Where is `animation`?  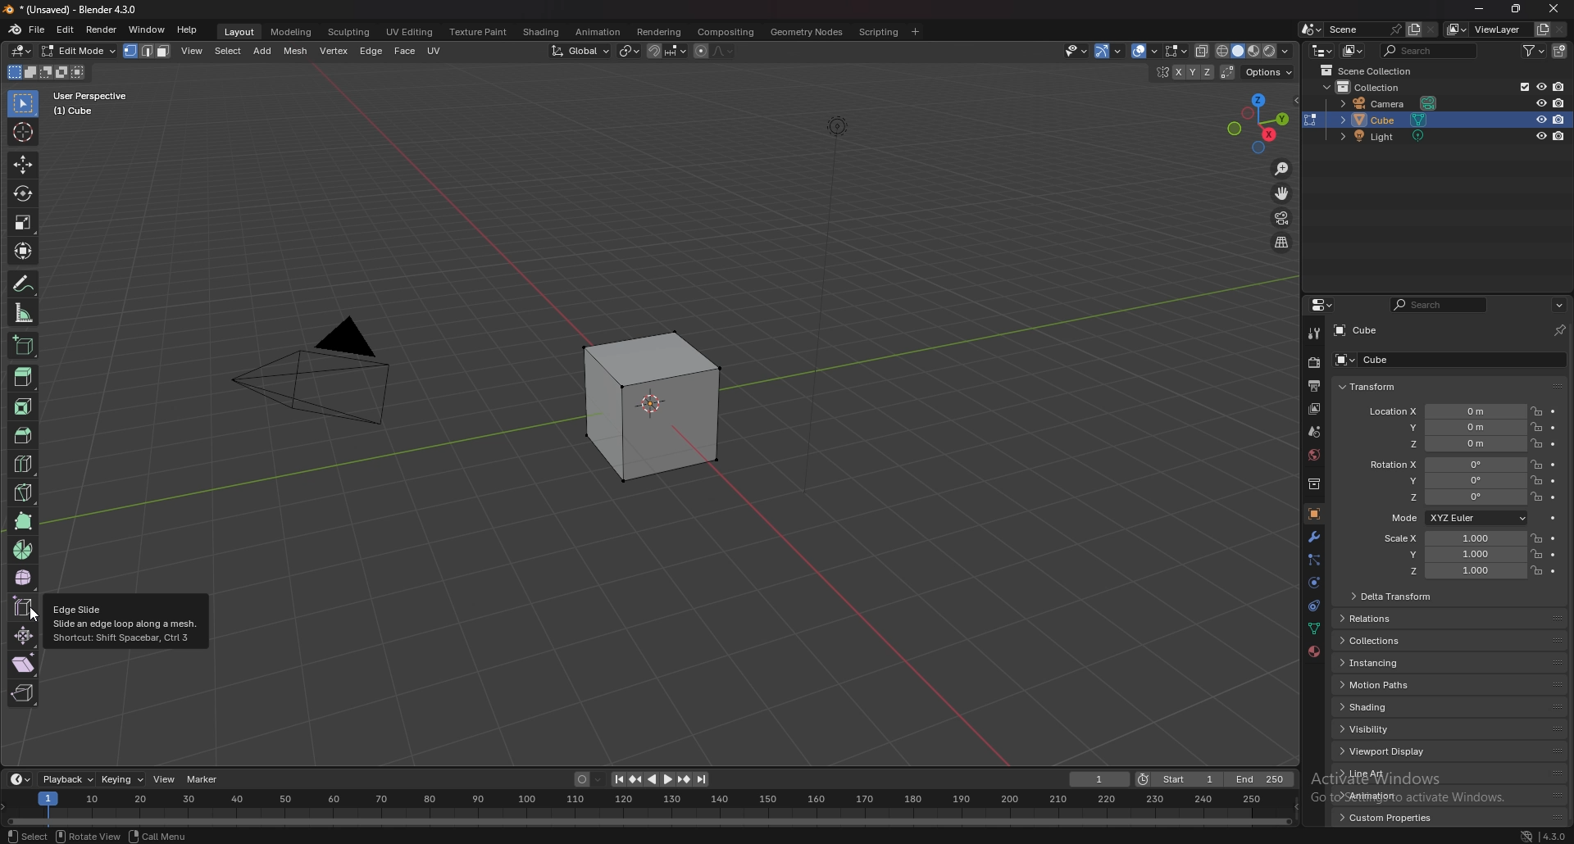 animation is located at coordinates (1381, 795).